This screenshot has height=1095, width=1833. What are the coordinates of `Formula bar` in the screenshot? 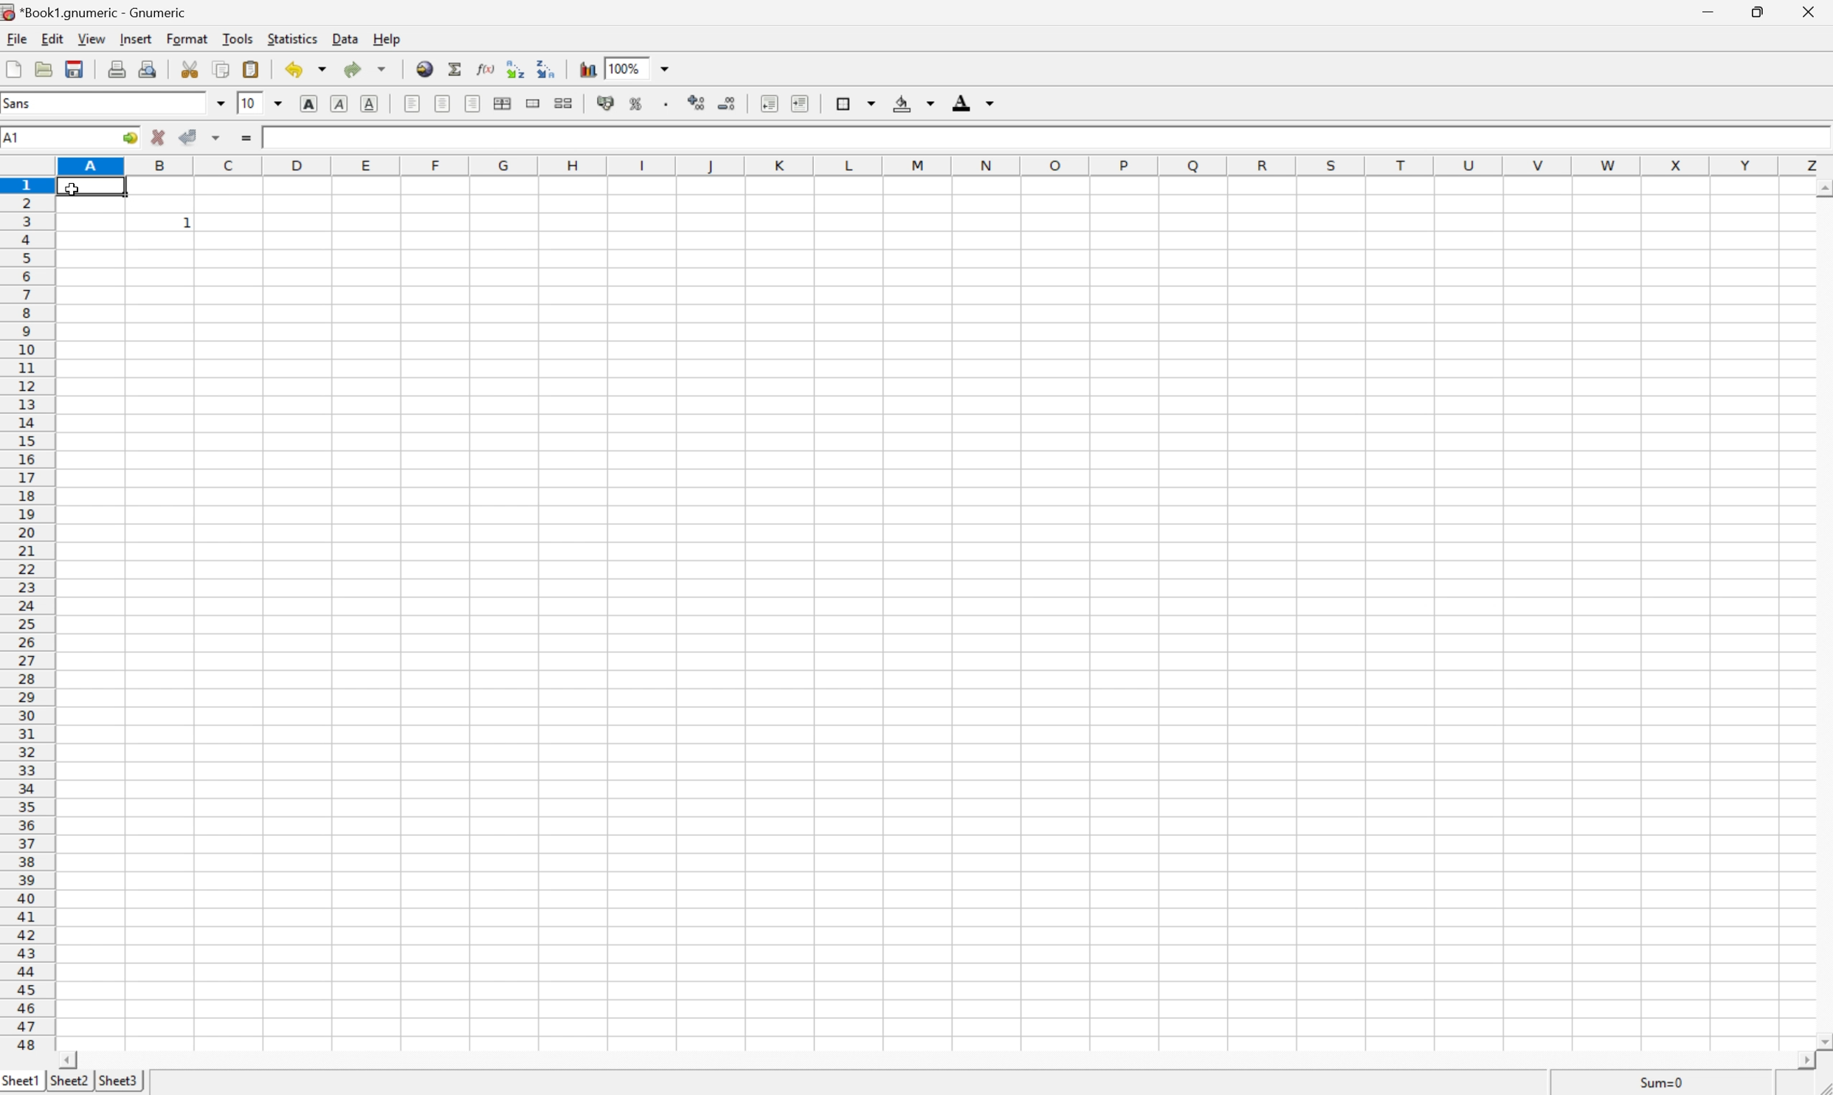 It's located at (1049, 142).